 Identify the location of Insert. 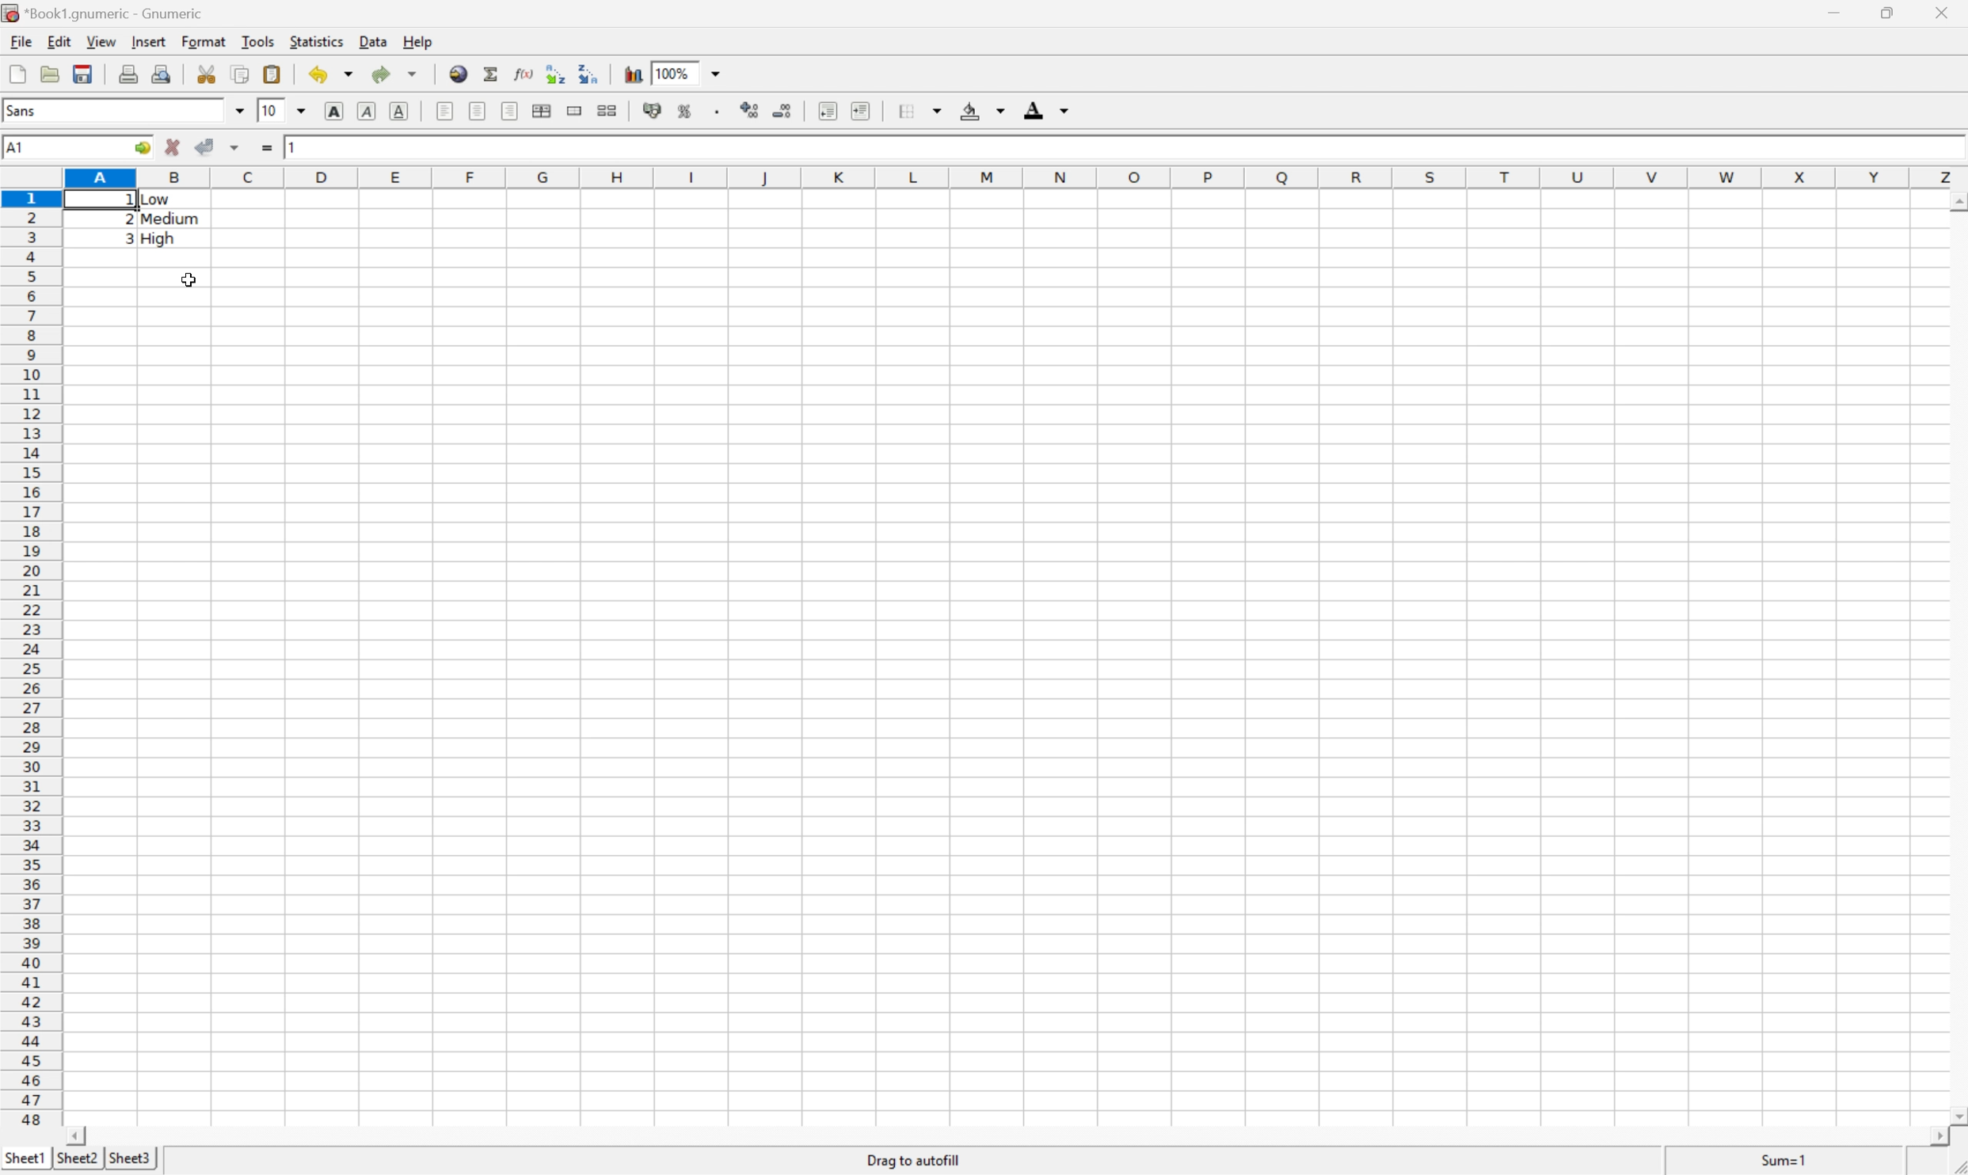
(148, 40).